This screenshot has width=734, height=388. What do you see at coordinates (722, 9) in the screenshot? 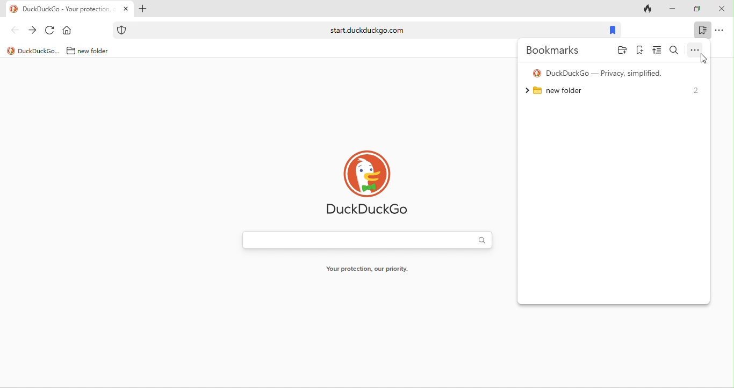
I see `close` at bounding box center [722, 9].